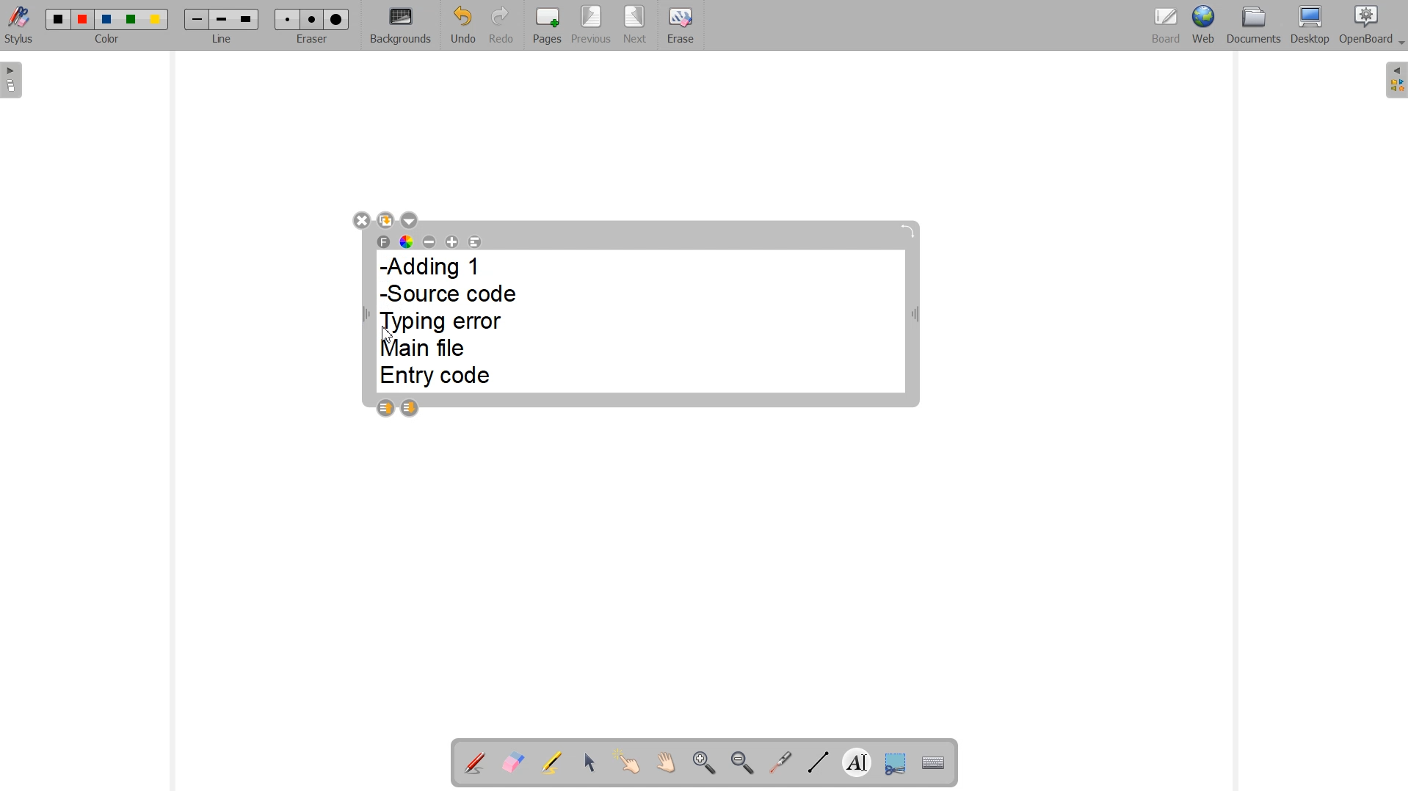 The height and width of the screenshot is (791, 1408). Describe the element at coordinates (222, 40) in the screenshot. I see `Line` at that location.